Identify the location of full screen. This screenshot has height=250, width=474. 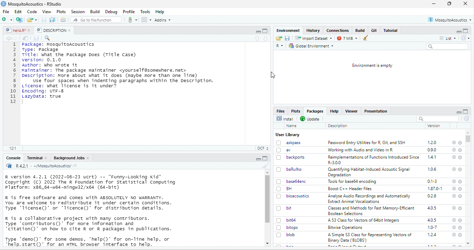
(265, 158).